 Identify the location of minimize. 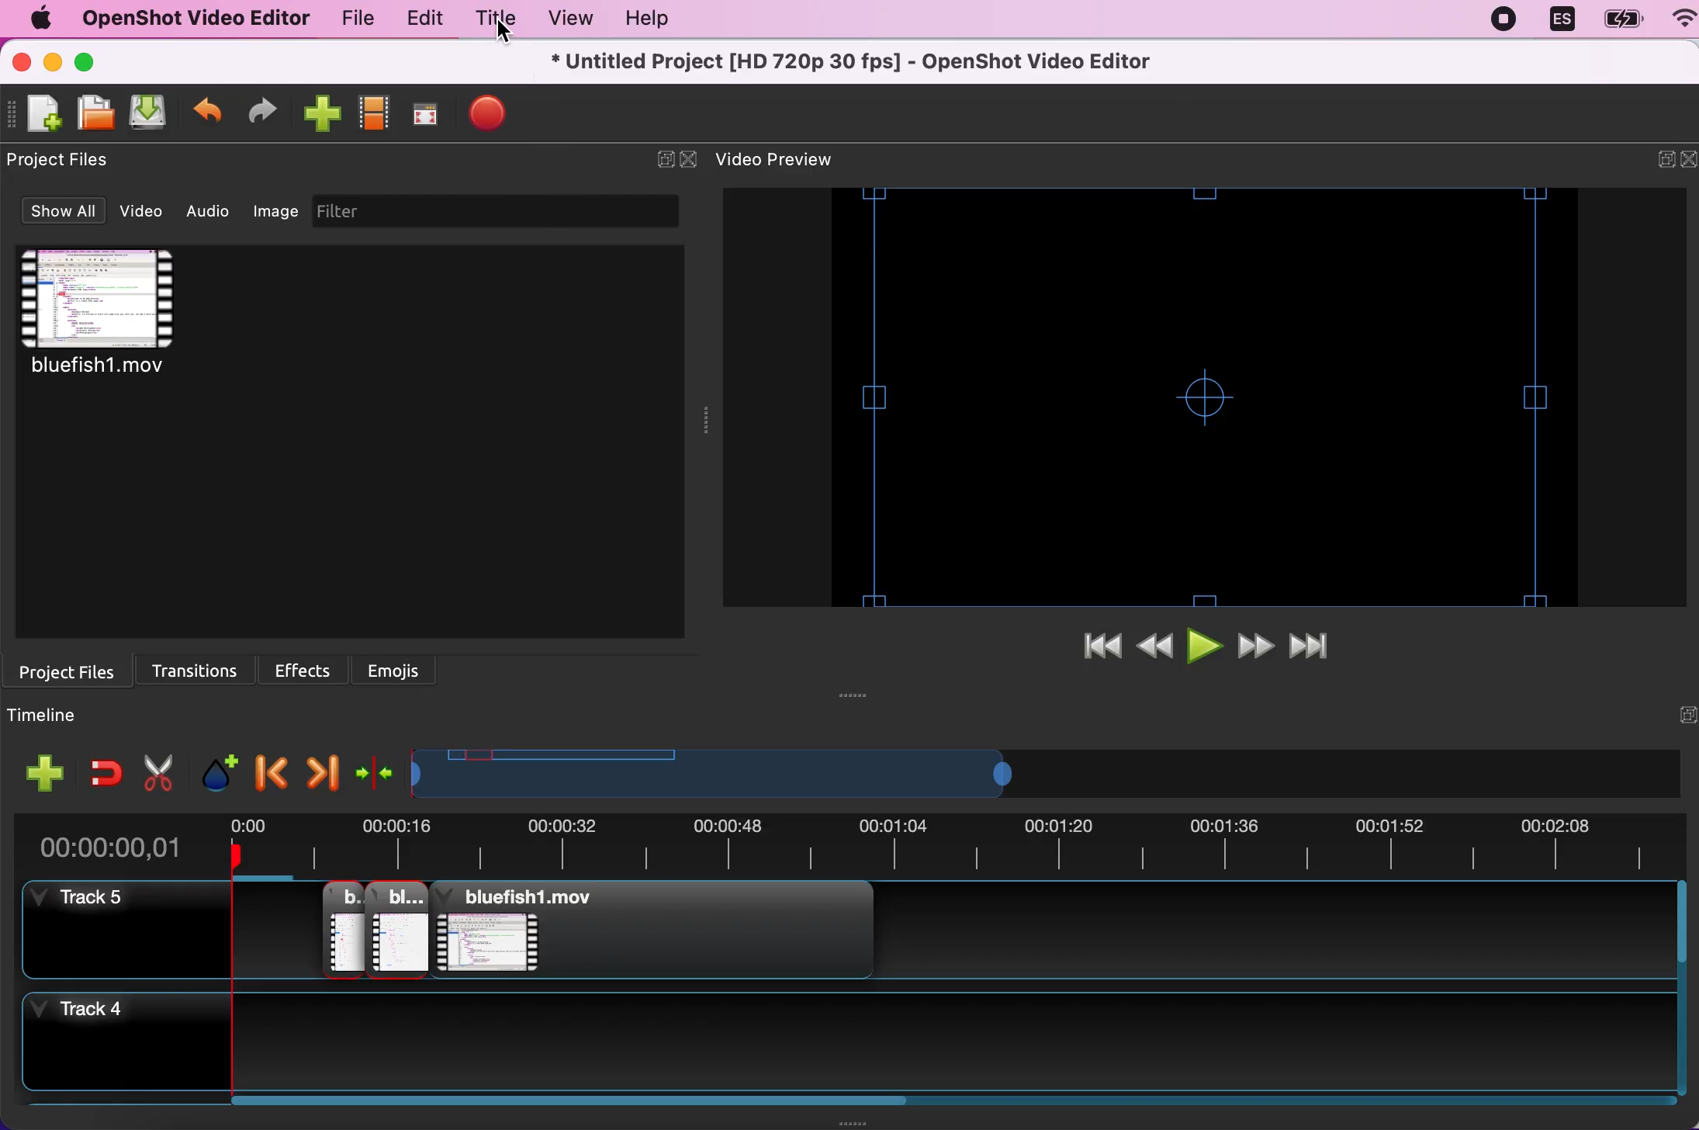
(52, 64).